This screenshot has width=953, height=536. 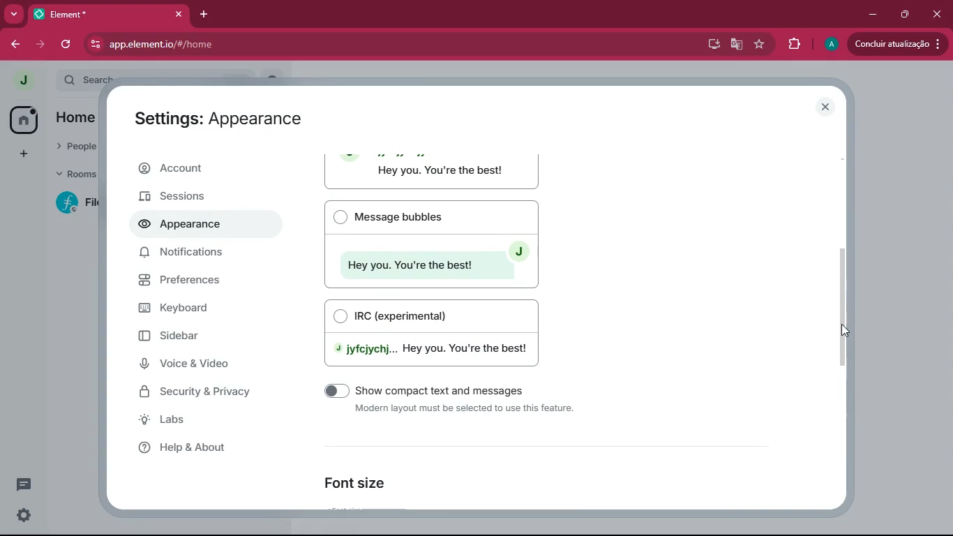 I want to click on search, so click(x=89, y=80).